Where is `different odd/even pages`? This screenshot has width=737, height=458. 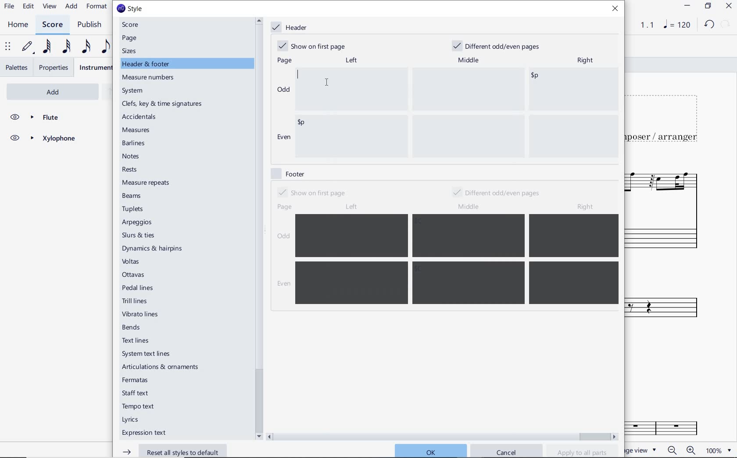 different odd/even pages is located at coordinates (499, 45).